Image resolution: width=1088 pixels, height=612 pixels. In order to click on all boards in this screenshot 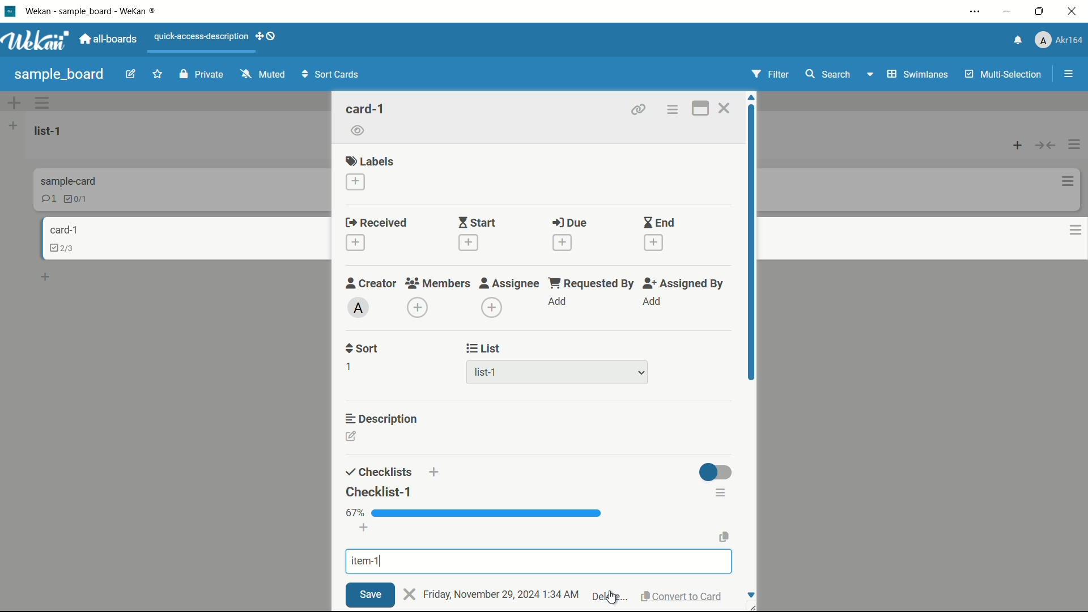, I will do `click(108, 40)`.